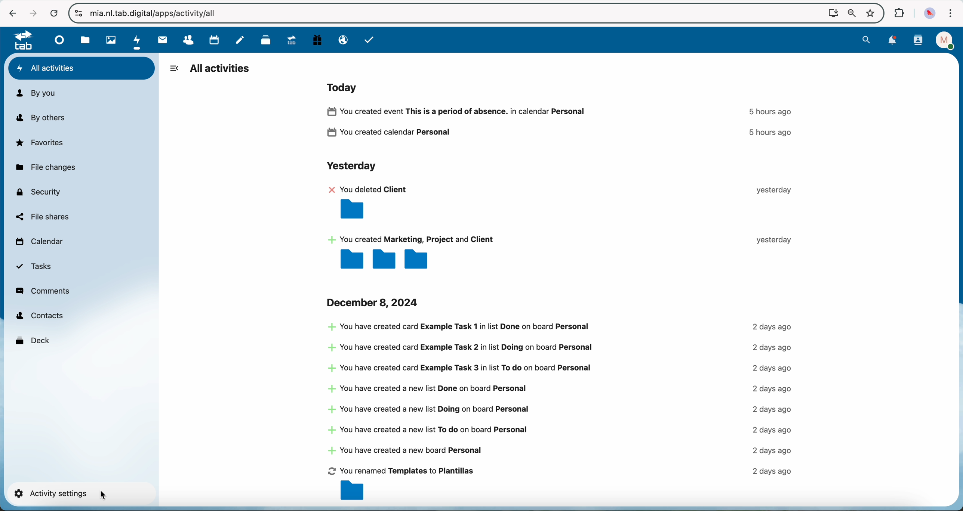 This screenshot has height=511, width=963. I want to click on comments, so click(44, 291).